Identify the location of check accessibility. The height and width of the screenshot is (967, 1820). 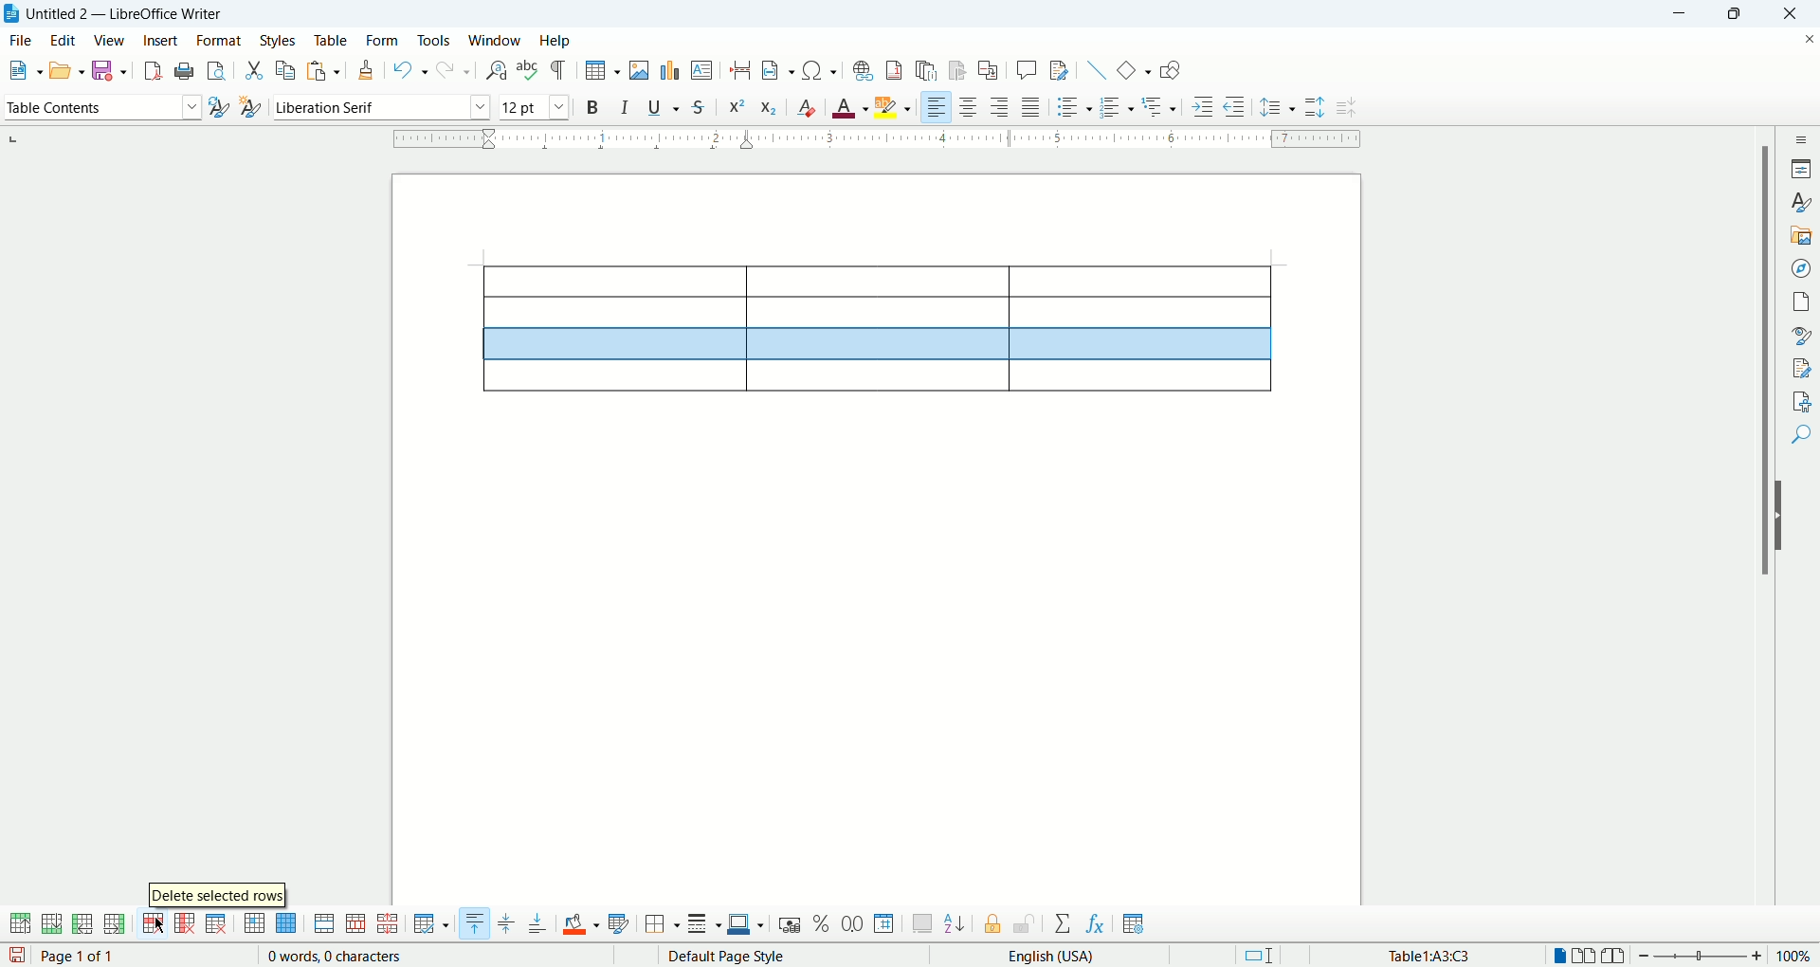
(1799, 401).